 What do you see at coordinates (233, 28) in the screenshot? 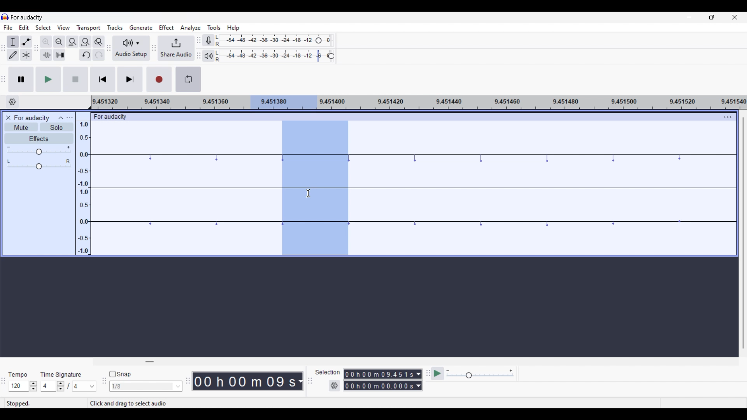
I see `Help menu` at bounding box center [233, 28].